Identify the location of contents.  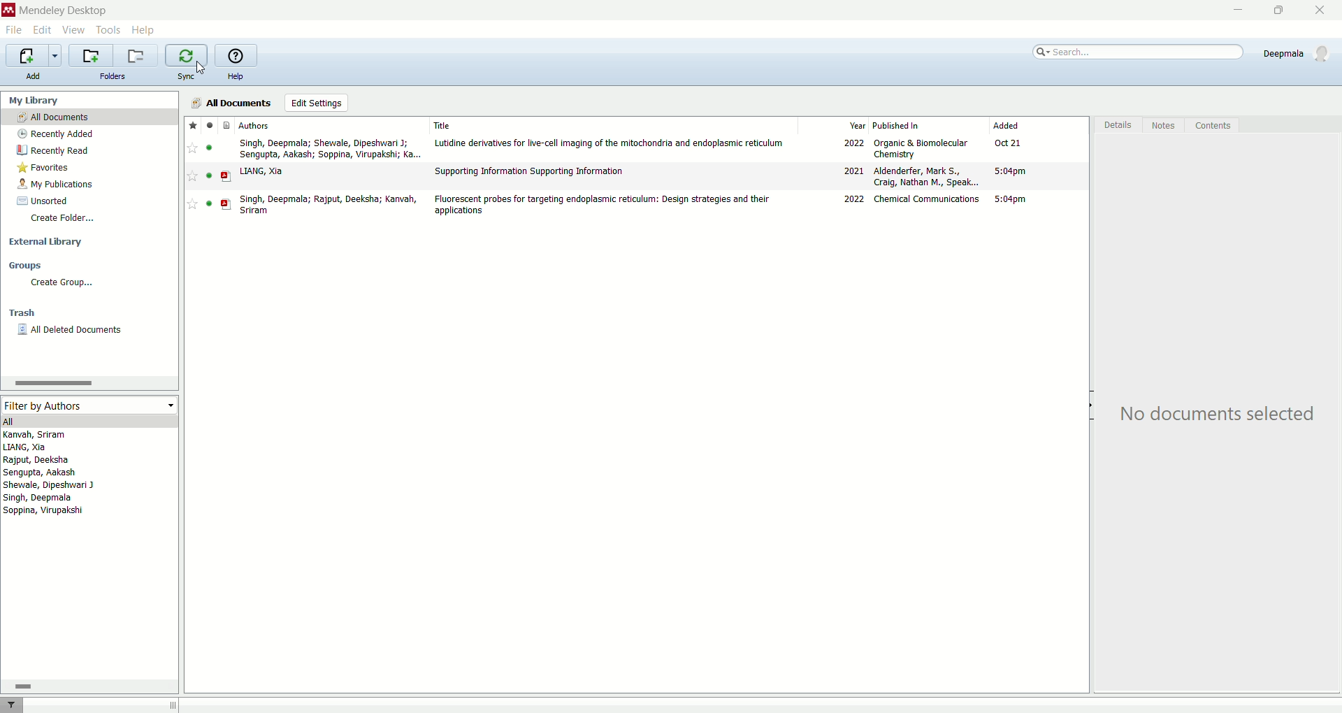
(1213, 126).